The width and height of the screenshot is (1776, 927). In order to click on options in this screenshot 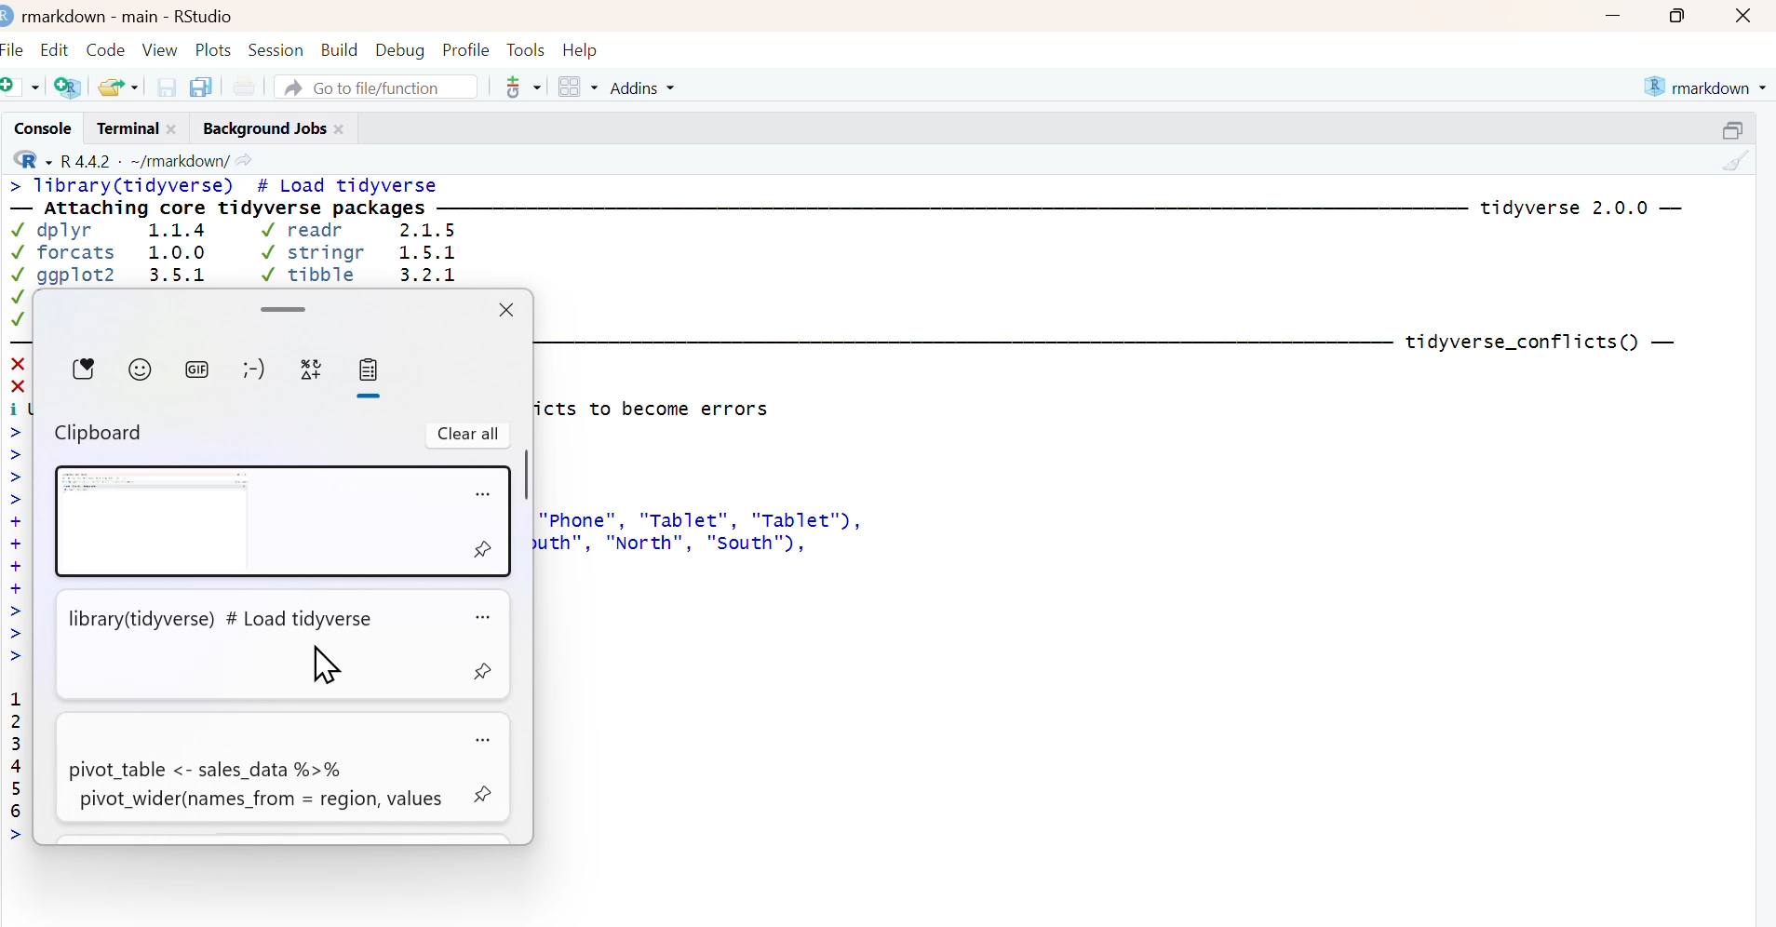, I will do `click(485, 490)`.